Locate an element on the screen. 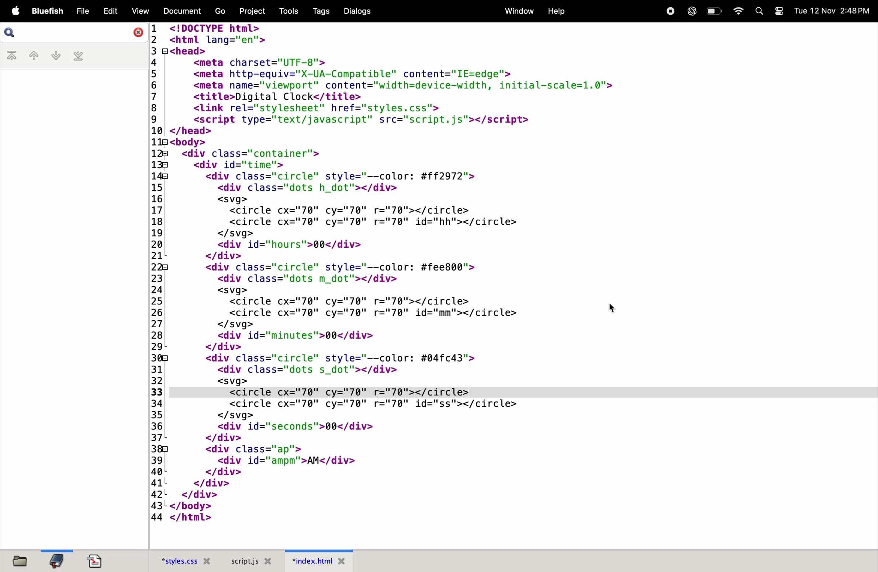  previous bookmark is located at coordinates (35, 55).